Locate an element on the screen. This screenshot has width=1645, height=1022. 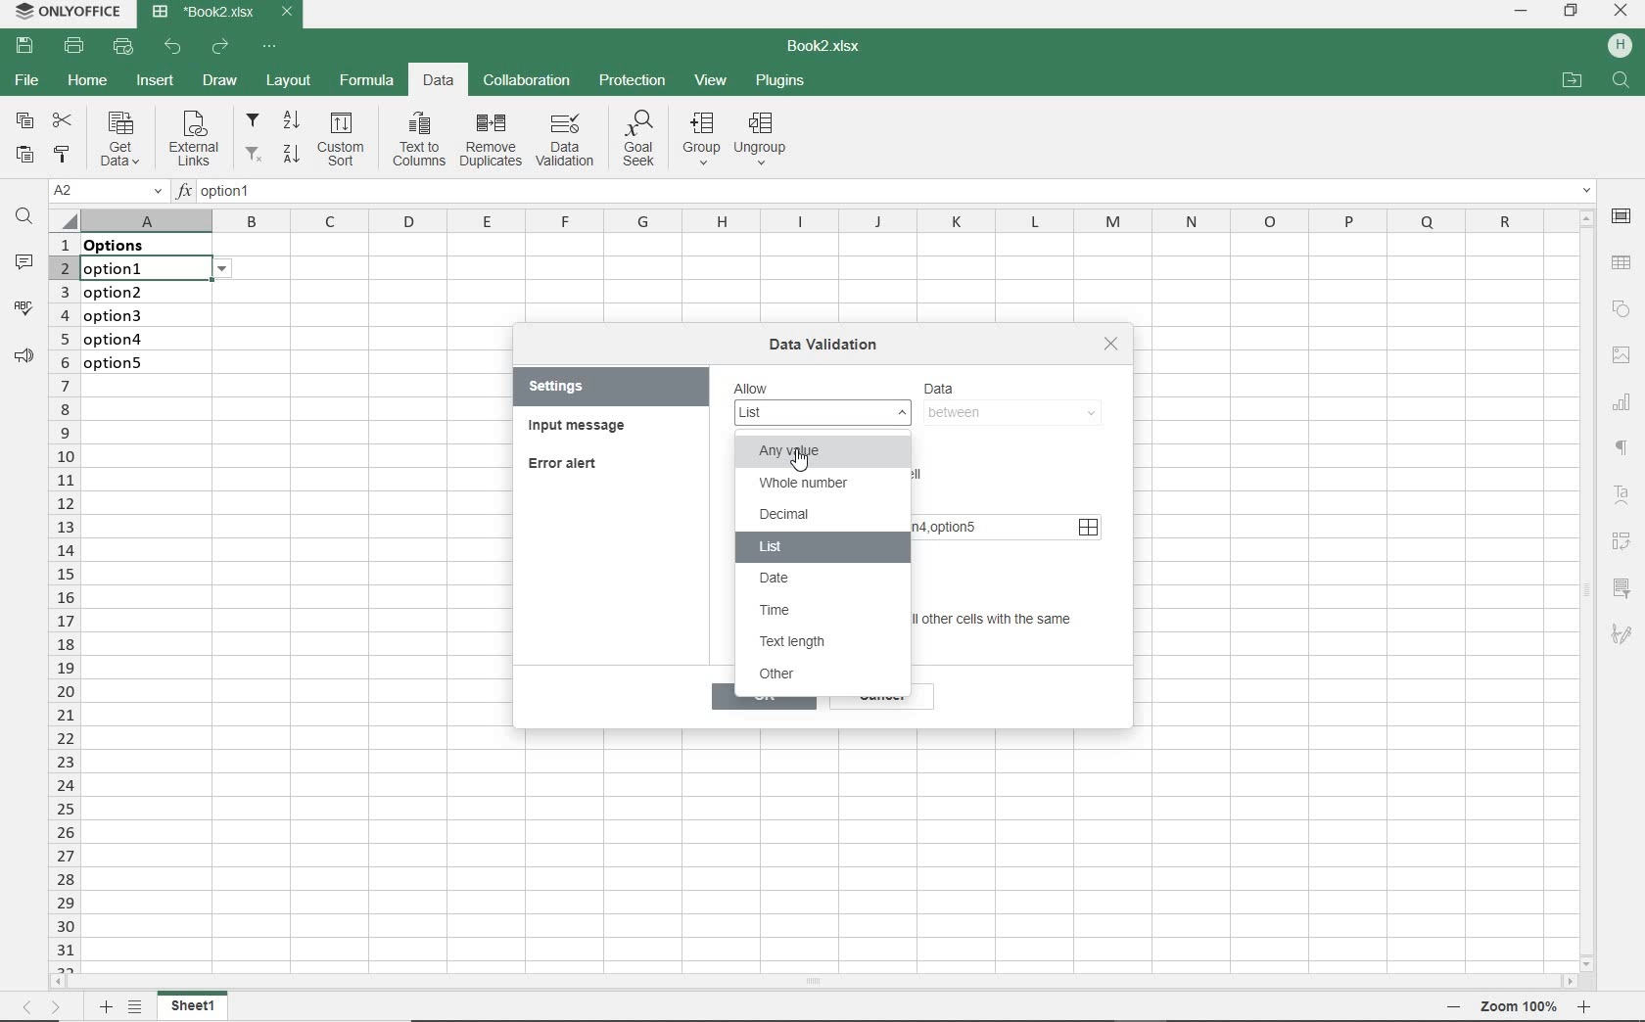
PROTECTION is located at coordinates (633, 81).